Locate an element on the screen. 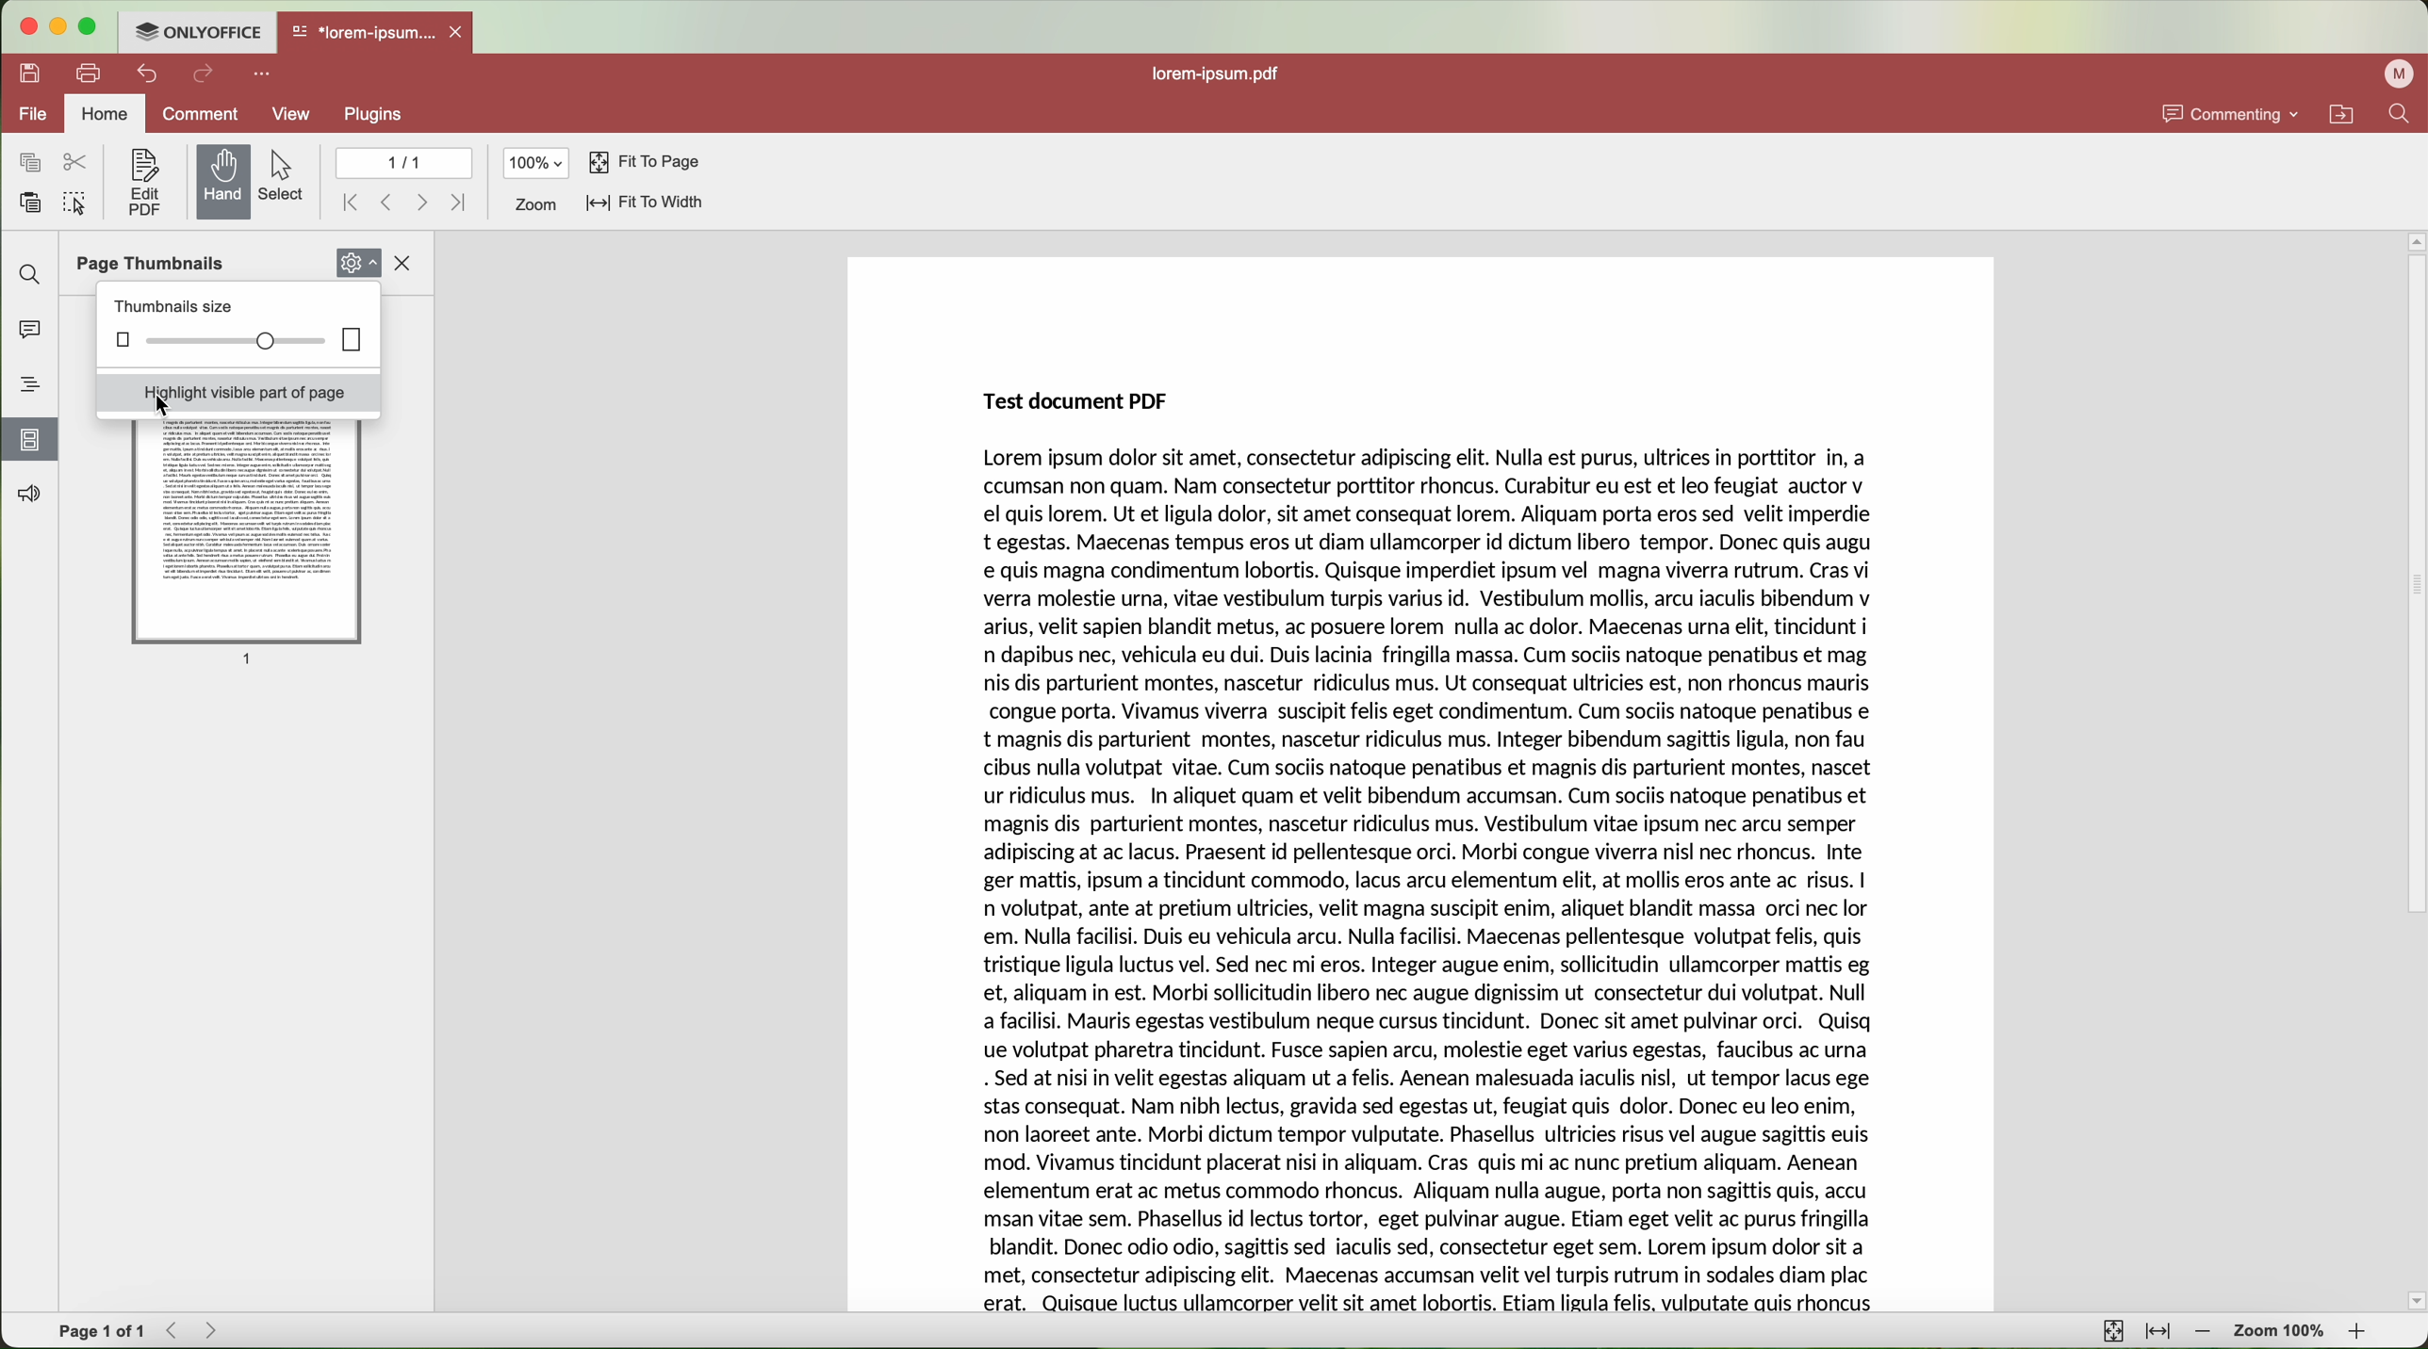 The height and width of the screenshot is (1349, 2428). zoom is located at coordinates (537, 204).